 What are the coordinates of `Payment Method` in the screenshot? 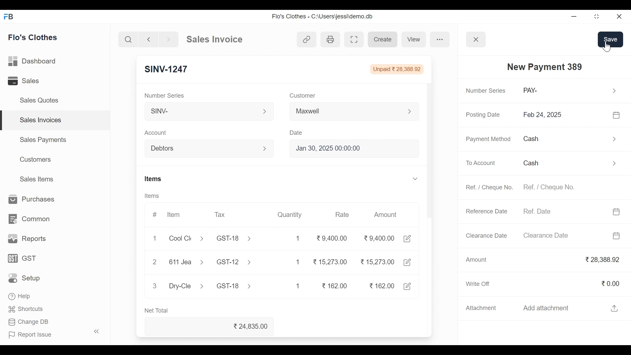 It's located at (490, 139).